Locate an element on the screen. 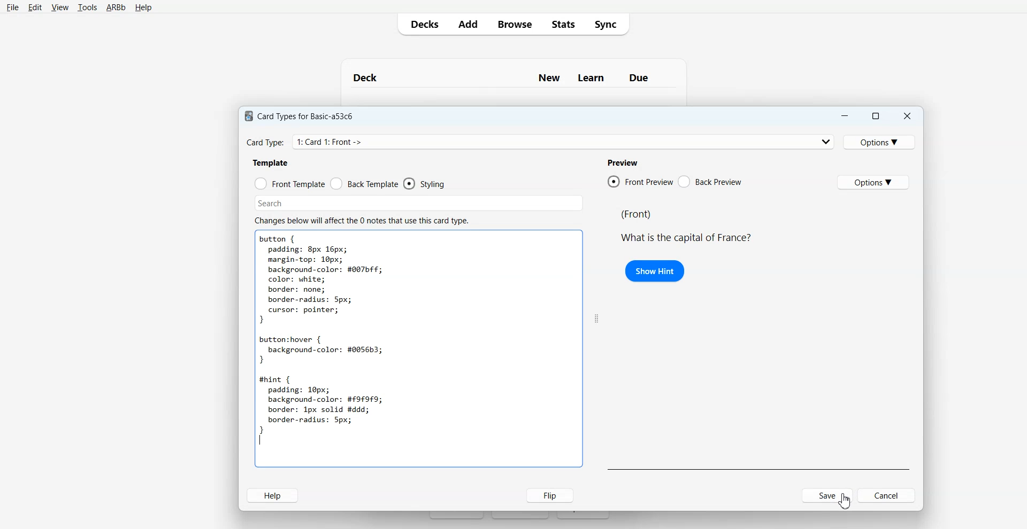 The image size is (1027, 529). Front Template is located at coordinates (290, 184).